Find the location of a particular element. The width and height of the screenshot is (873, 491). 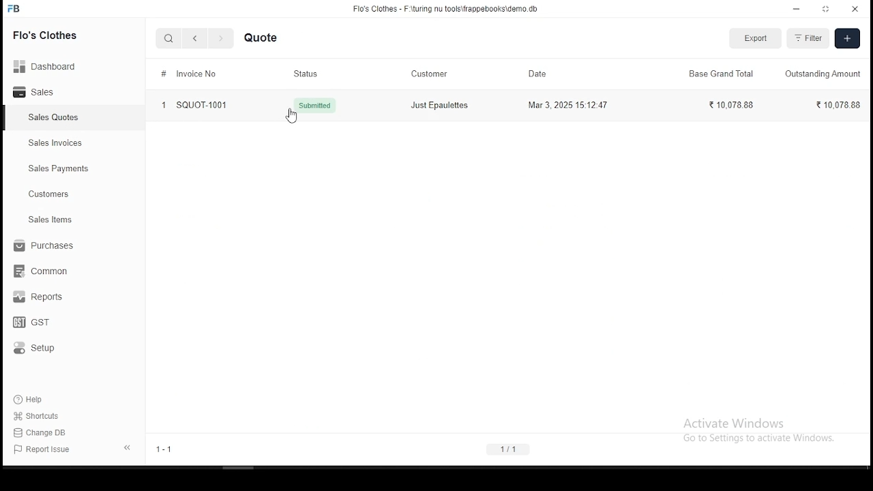

customer is located at coordinates (426, 72).